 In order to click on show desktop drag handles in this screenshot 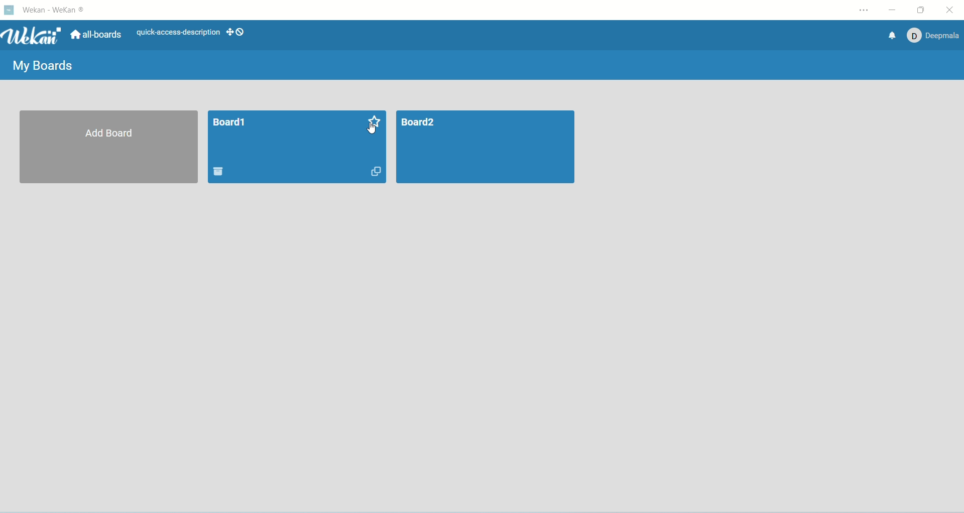, I will do `click(230, 32)`.